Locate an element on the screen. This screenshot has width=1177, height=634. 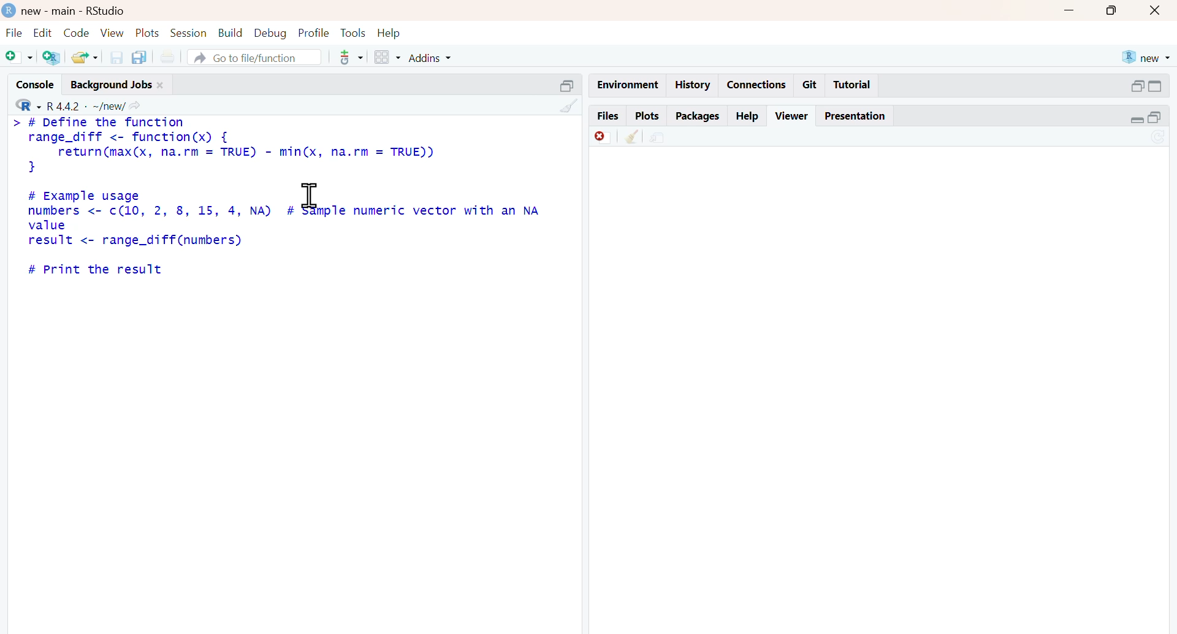
packages is located at coordinates (698, 117).